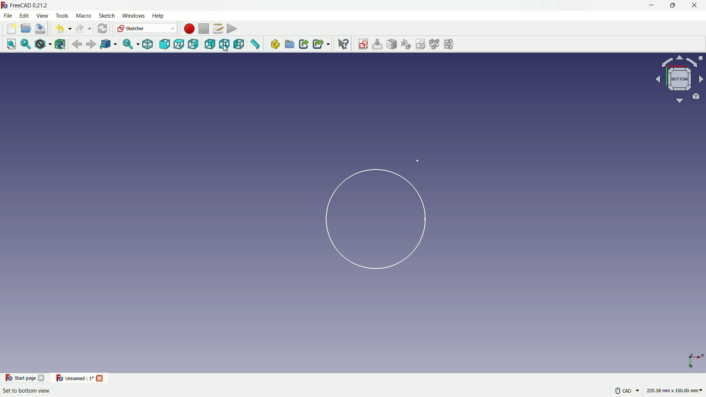 This screenshot has width=706, height=397. What do you see at coordinates (672, 6) in the screenshot?
I see `maximize or restore` at bounding box center [672, 6].